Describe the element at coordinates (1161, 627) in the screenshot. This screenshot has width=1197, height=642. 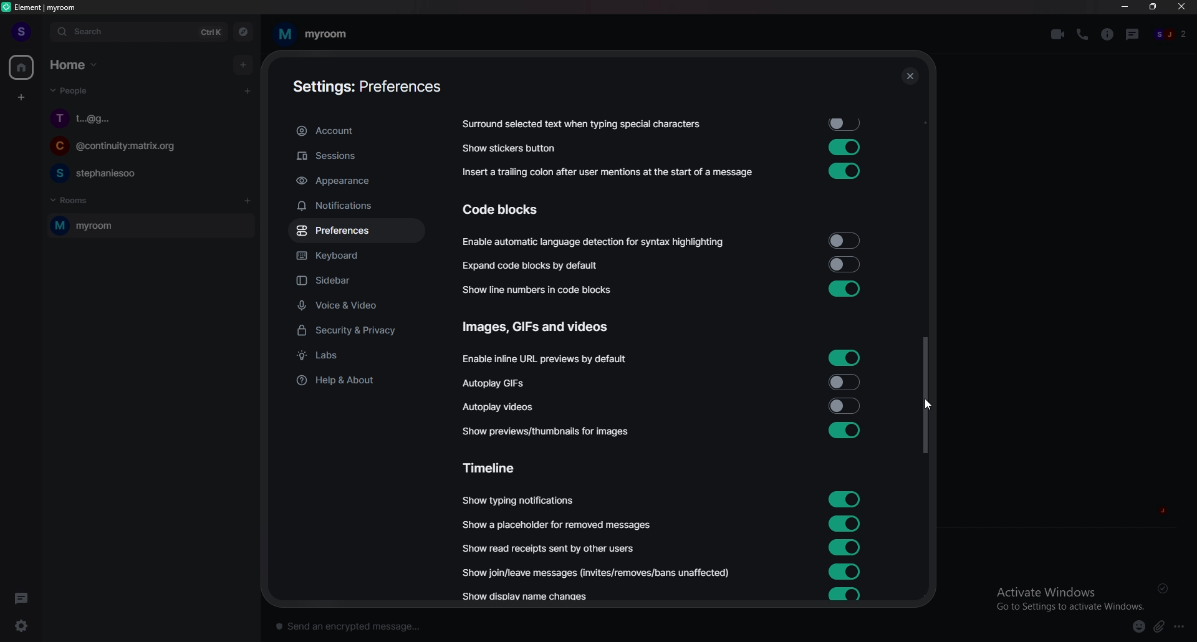
I see `attachments` at that location.